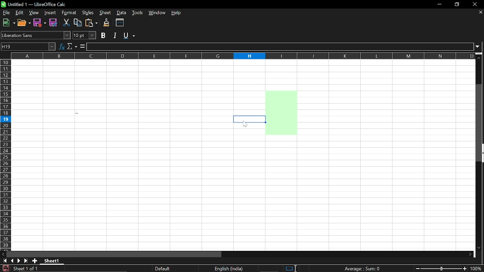 The image size is (484, 272). Describe the element at coordinates (138, 87) in the screenshot. I see `Fillable cells` at that location.